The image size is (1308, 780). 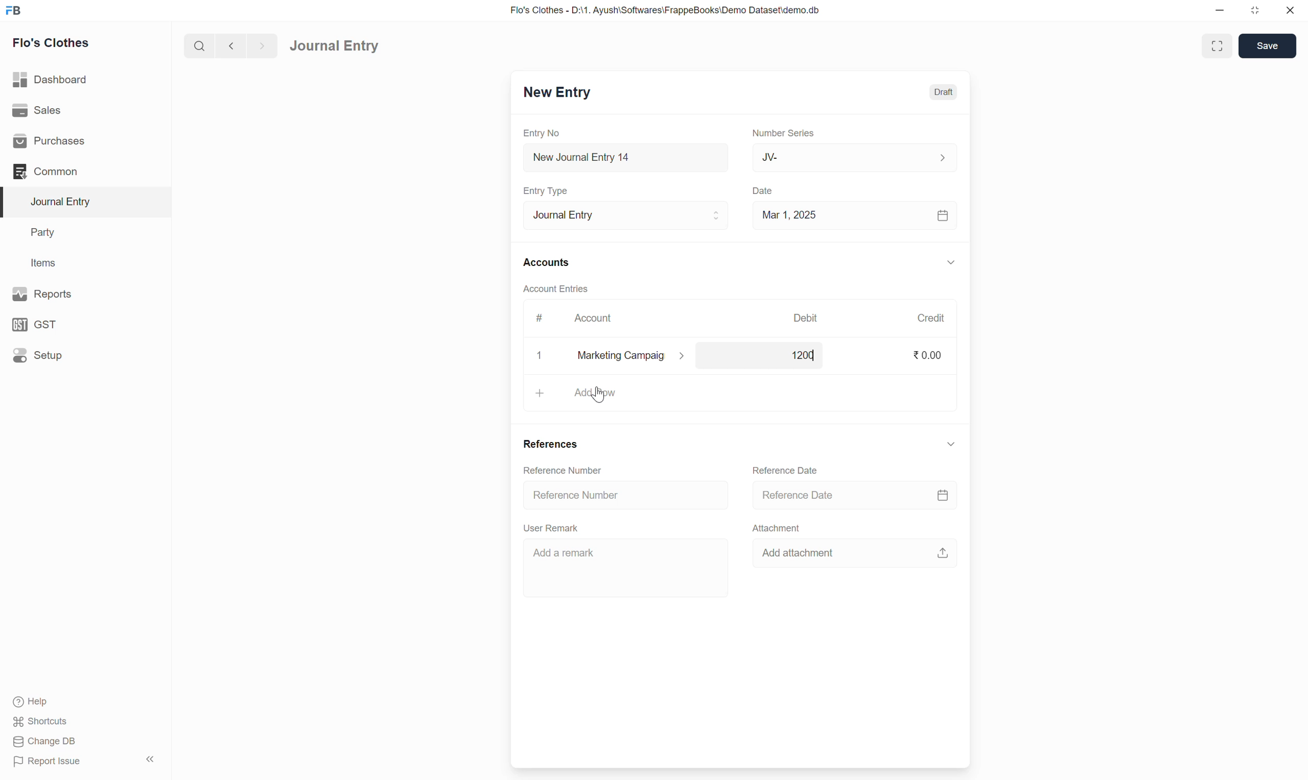 I want to click on Common, so click(x=46, y=171).